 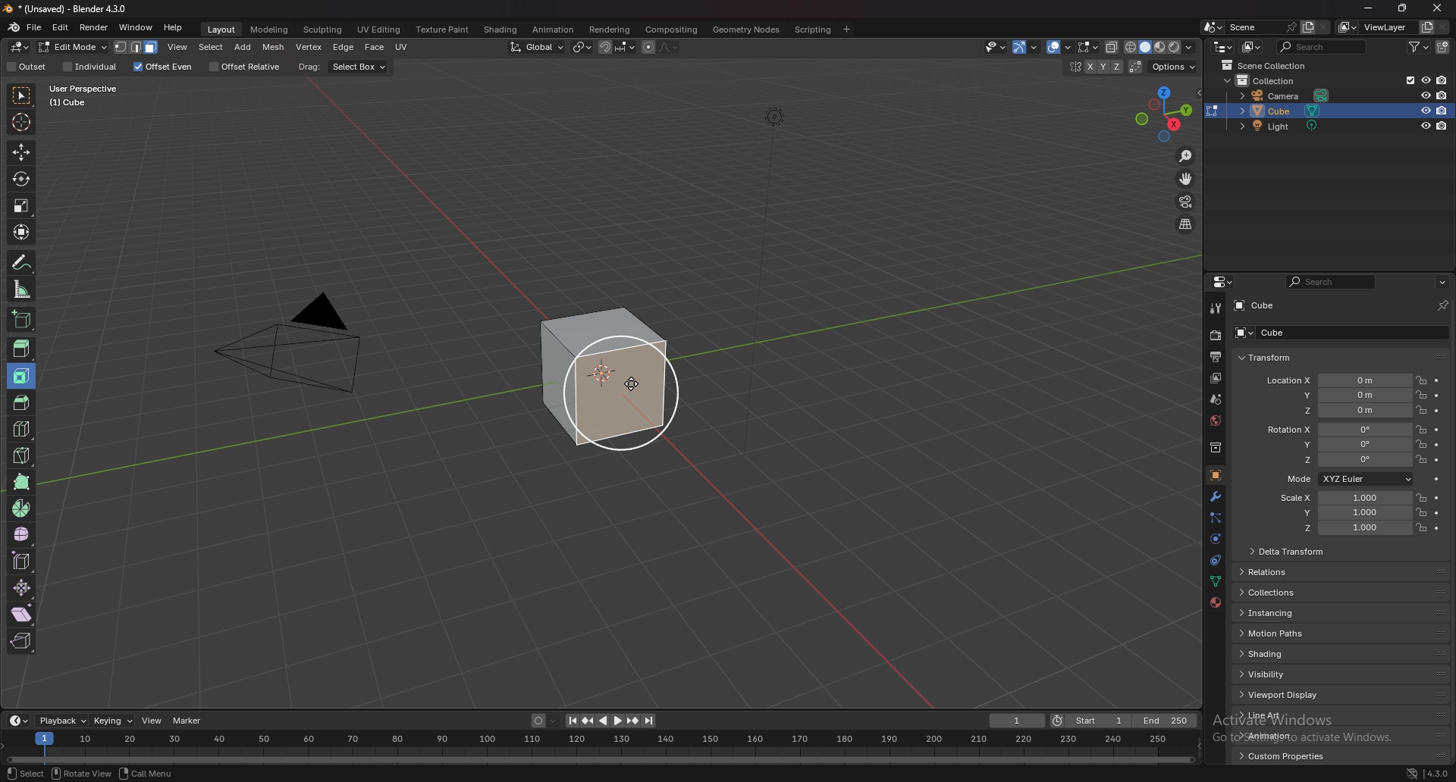 I want to click on editor type, so click(x=1224, y=46).